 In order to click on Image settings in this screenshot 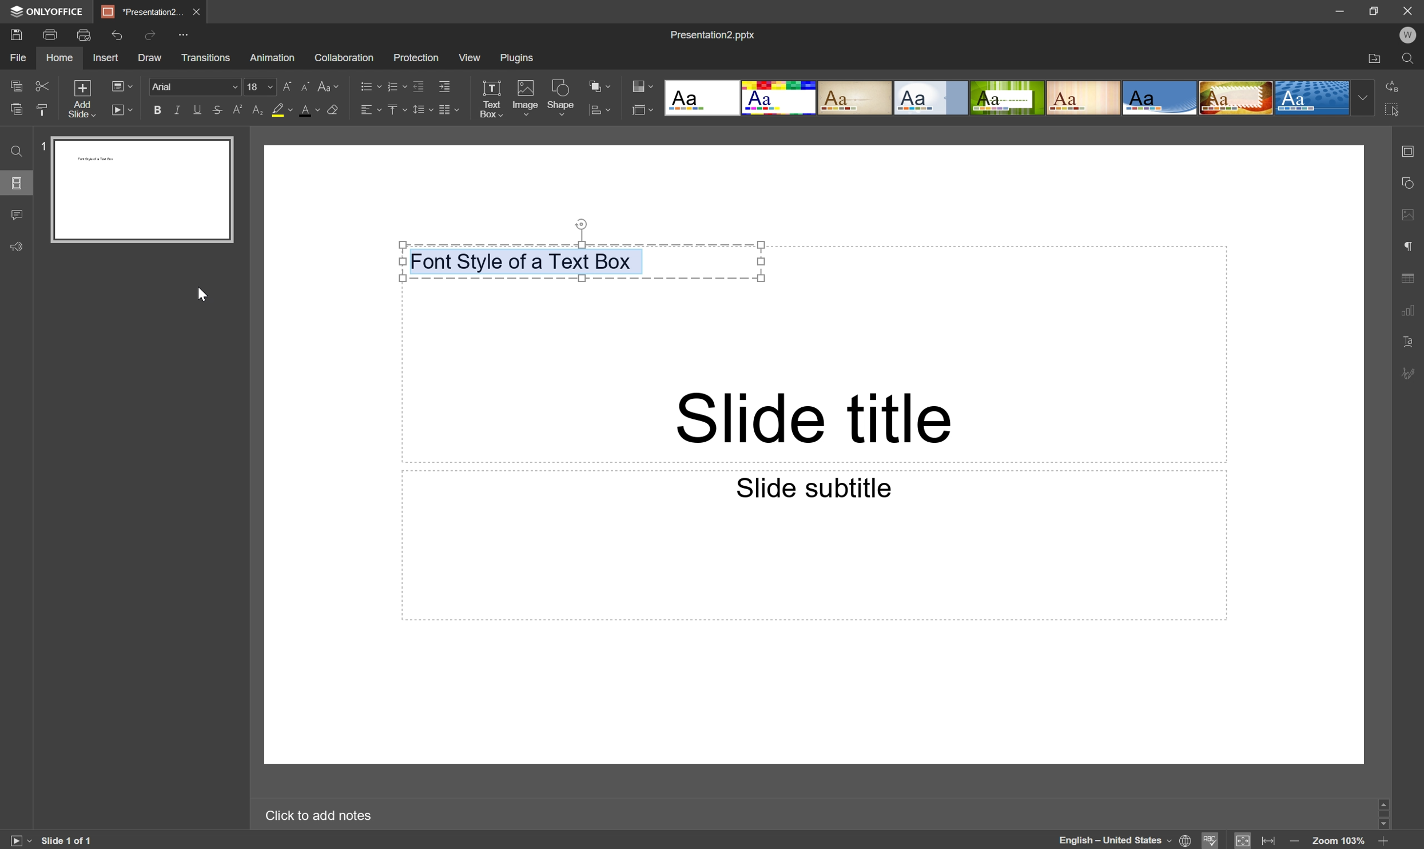, I will do `click(1411, 213)`.